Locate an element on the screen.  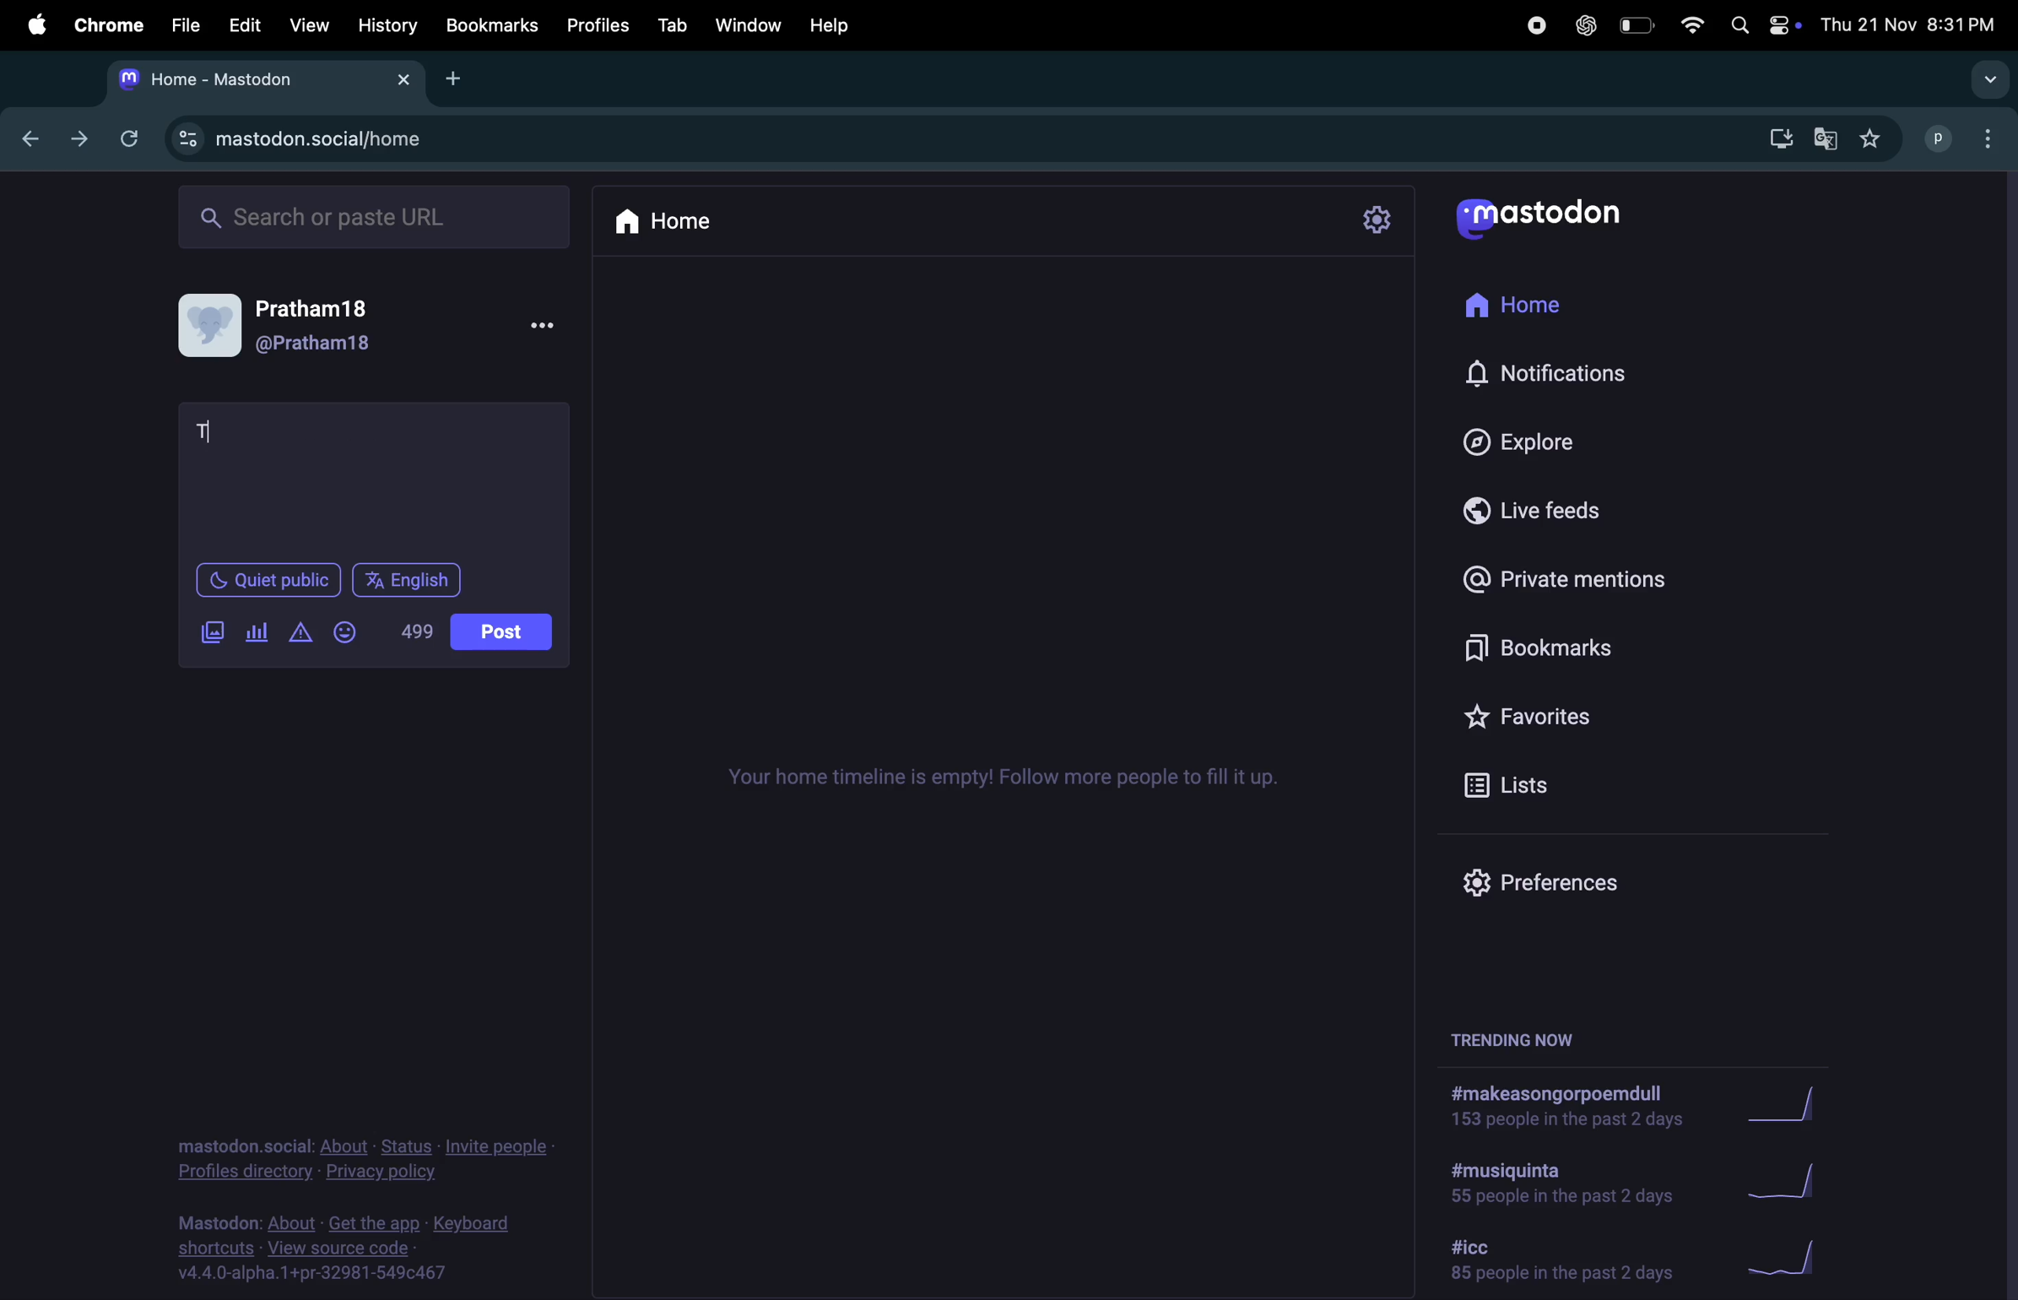
file is located at coordinates (187, 26).